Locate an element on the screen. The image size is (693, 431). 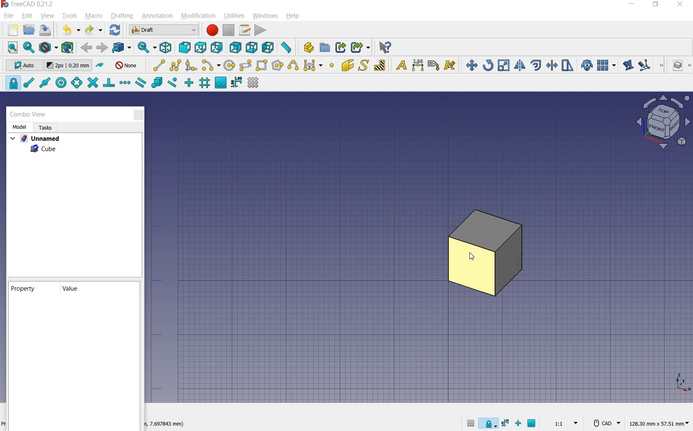
annotation styles is located at coordinates (450, 66).